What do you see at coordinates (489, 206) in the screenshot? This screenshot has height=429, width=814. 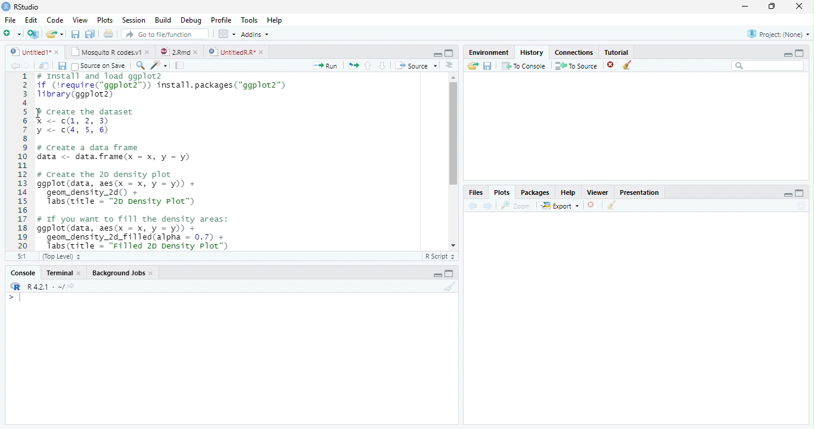 I see `next` at bounding box center [489, 206].